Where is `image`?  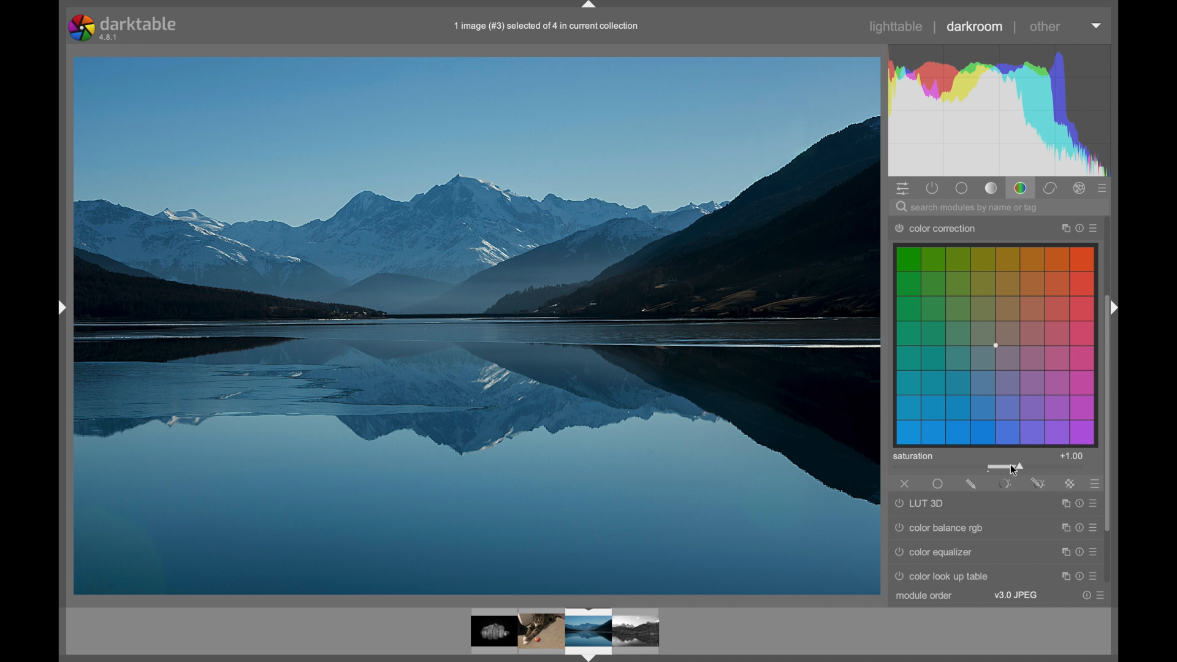
image is located at coordinates (638, 631).